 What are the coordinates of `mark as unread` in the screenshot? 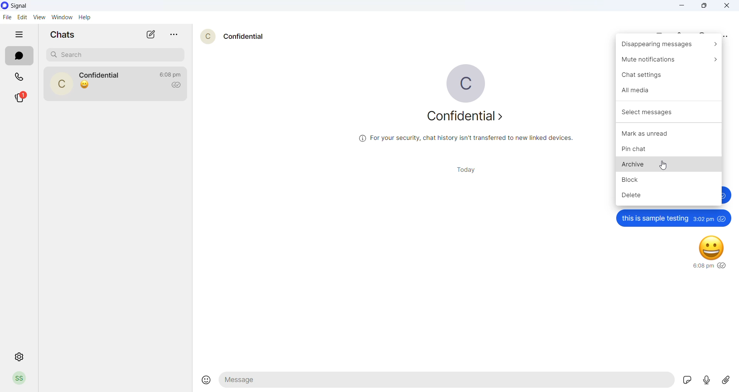 It's located at (669, 133).